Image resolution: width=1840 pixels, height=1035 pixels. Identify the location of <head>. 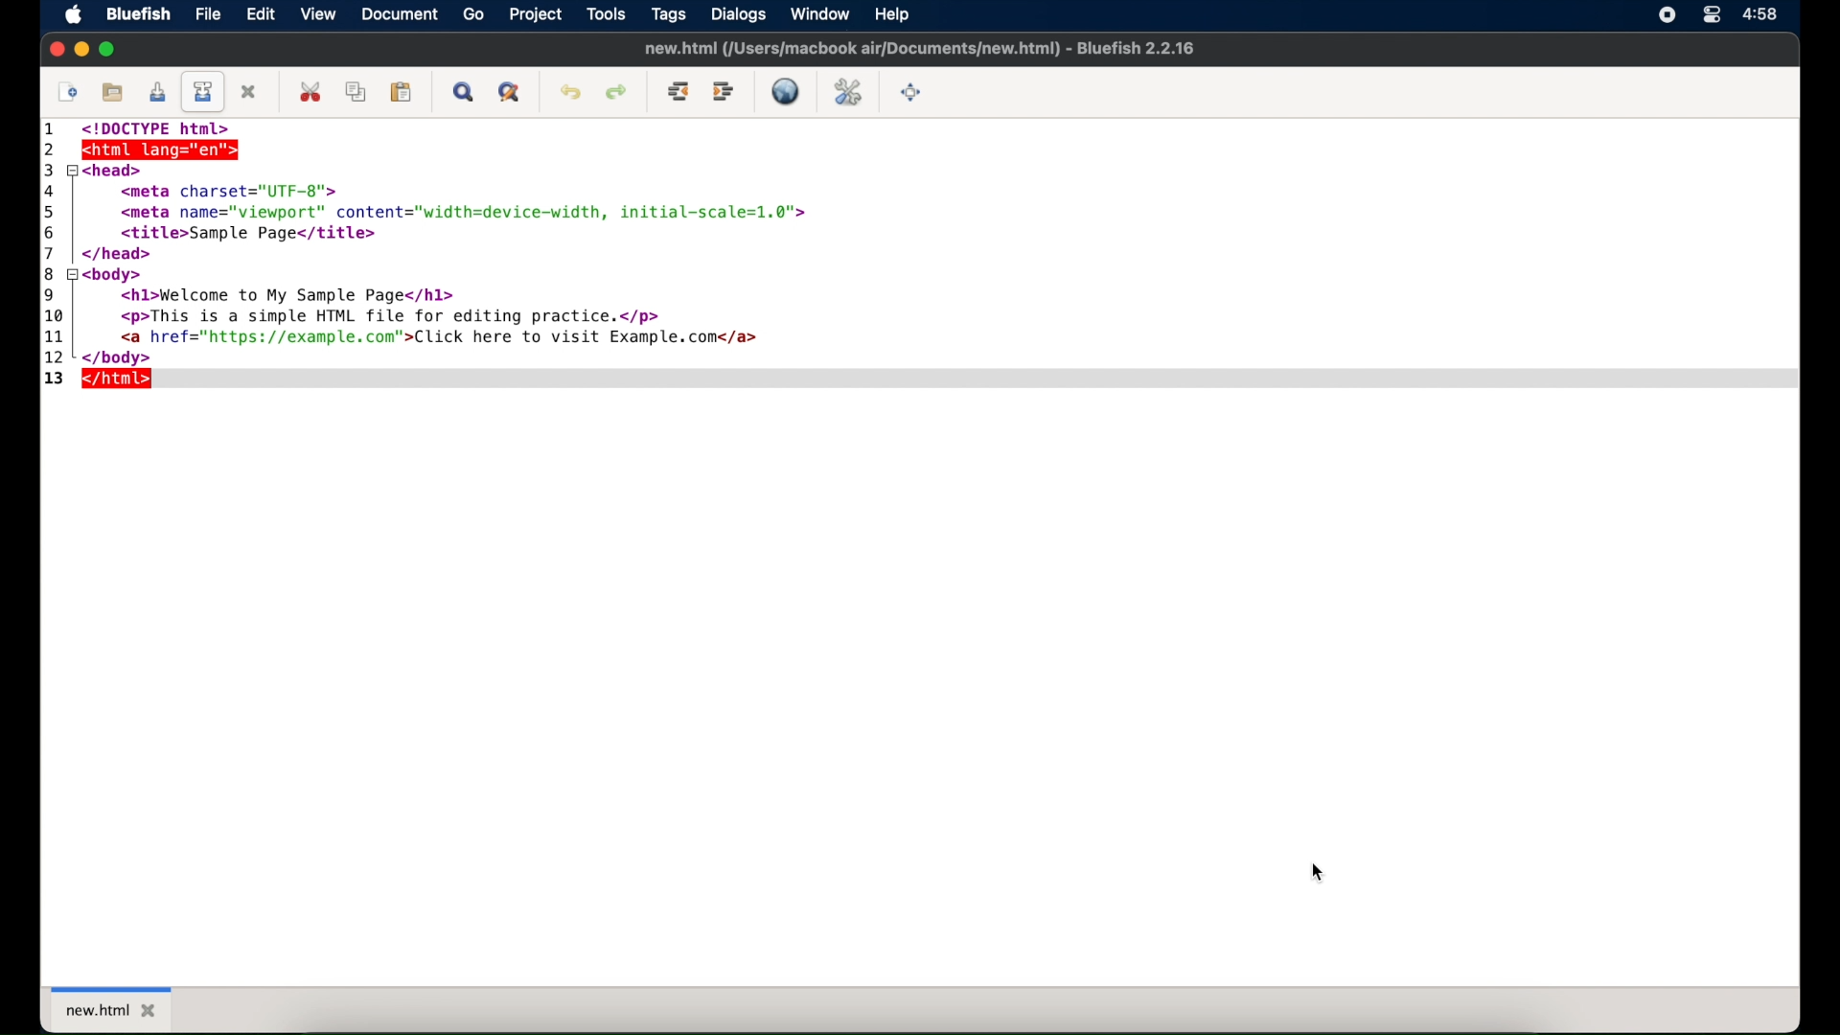
(115, 170).